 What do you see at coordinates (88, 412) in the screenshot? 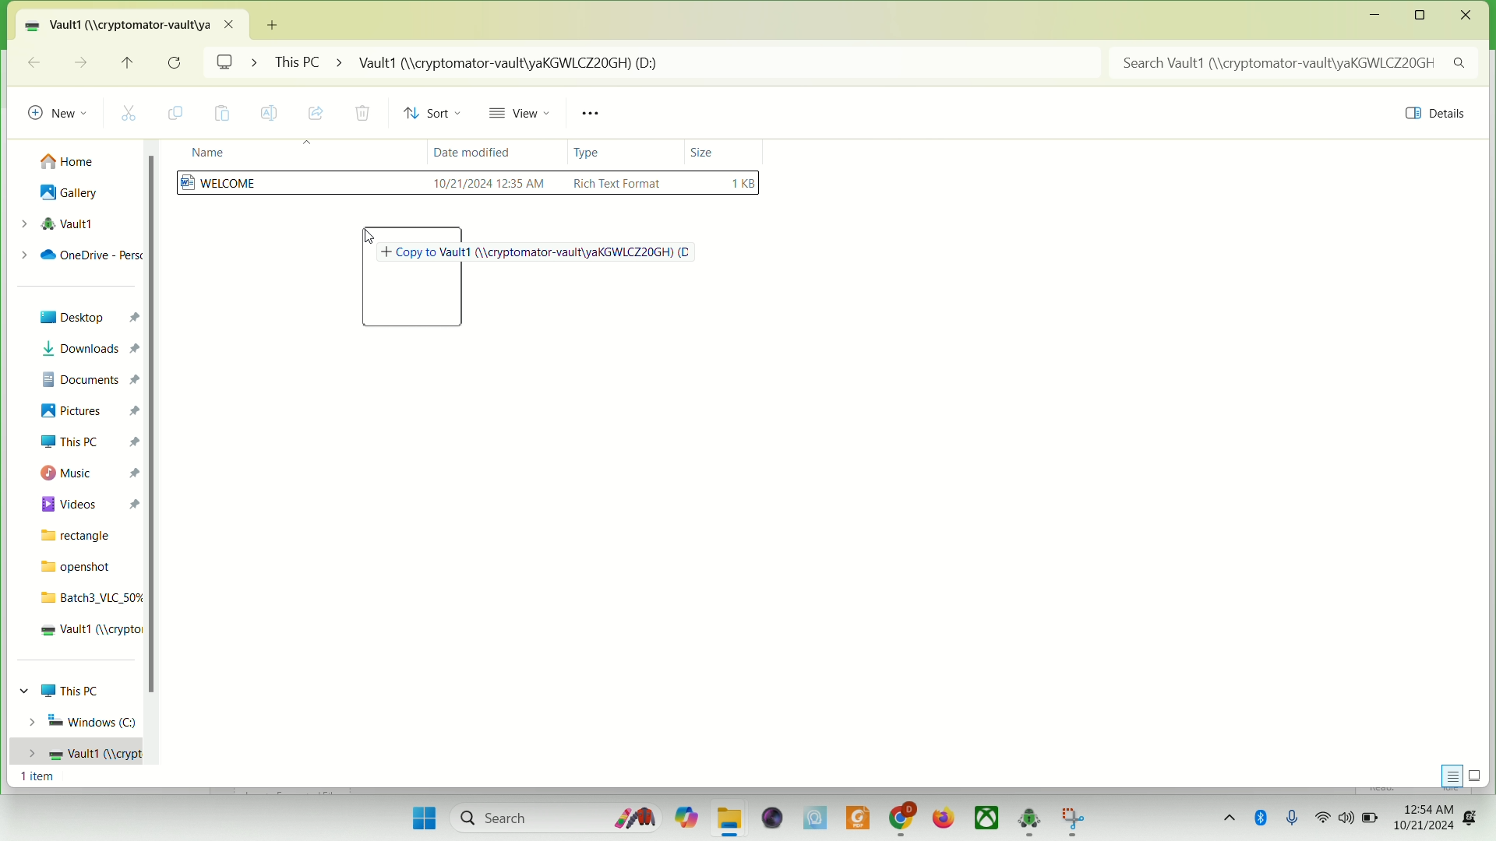
I see `pictures` at bounding box center [88, 412].